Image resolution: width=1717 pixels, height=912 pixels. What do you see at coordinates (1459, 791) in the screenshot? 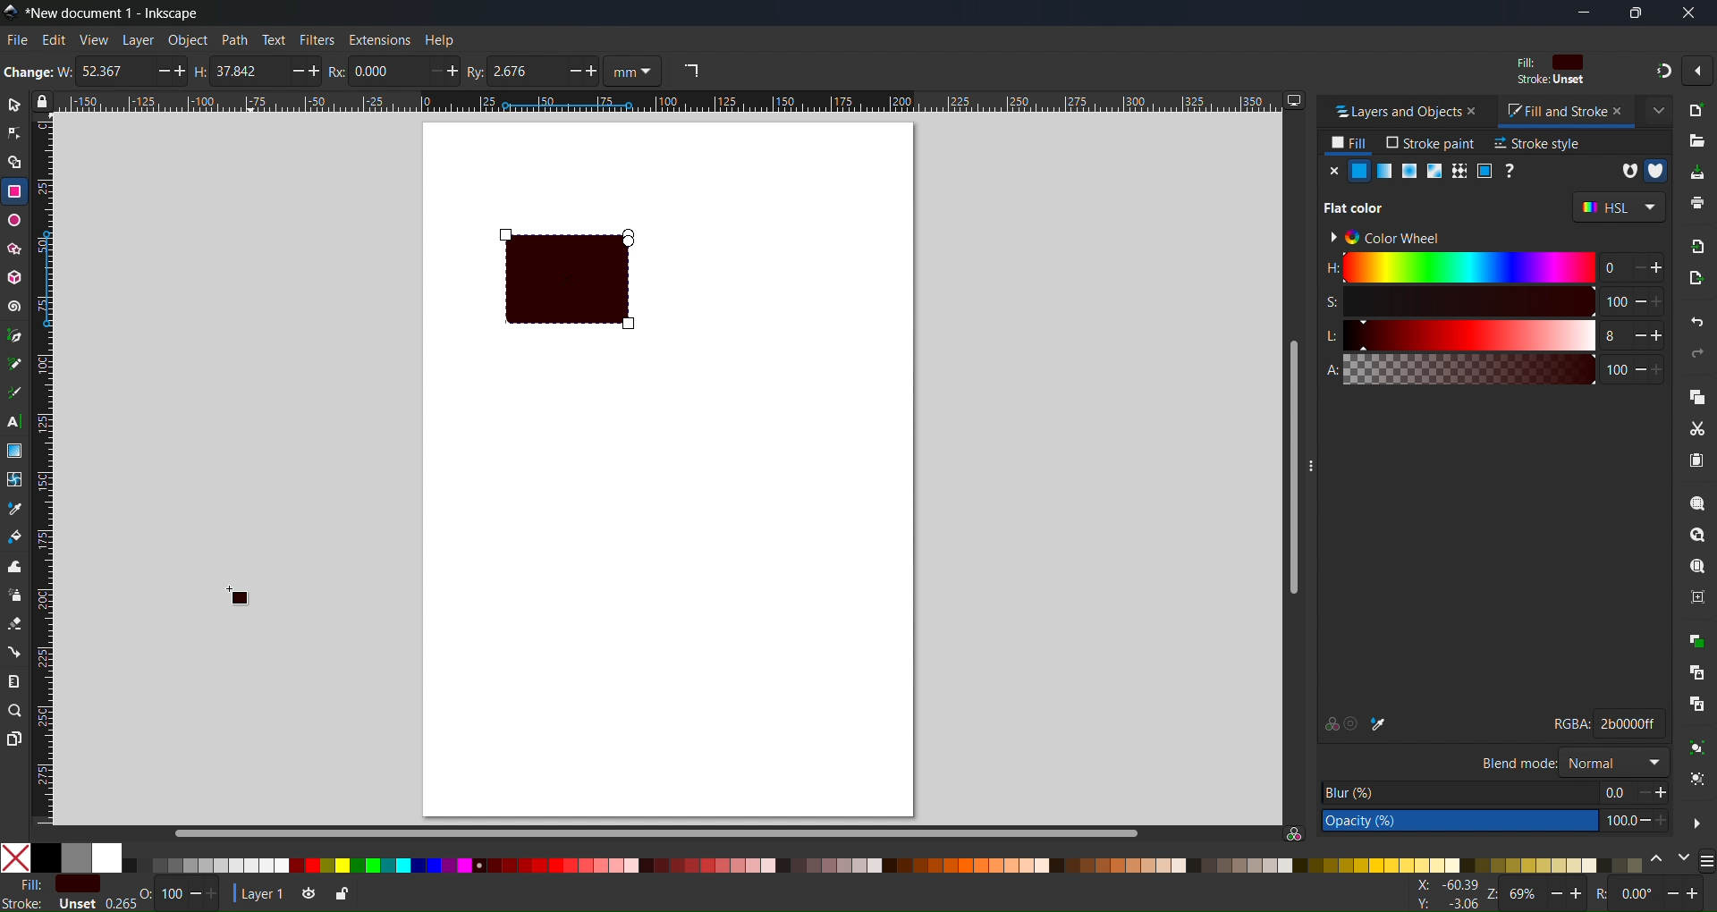
I see `edit Blur percentage` at bounding box center [1459, 791].